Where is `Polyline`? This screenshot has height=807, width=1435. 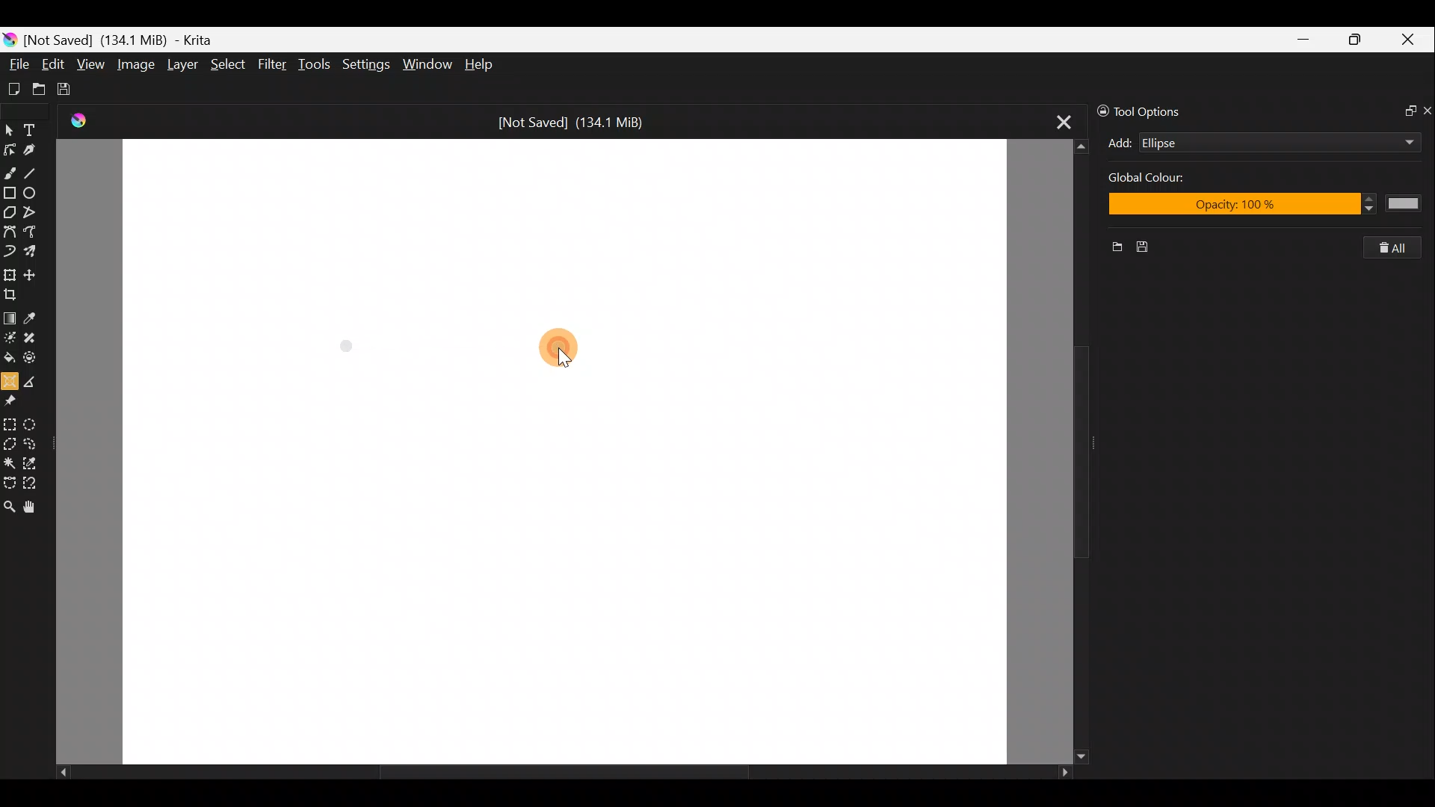 Polyline is located at coordinates (34, 213).